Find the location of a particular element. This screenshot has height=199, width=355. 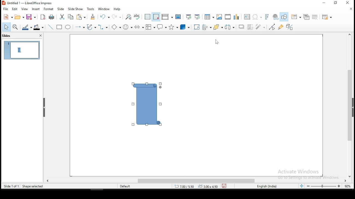

spell check is located at coordinates (138, 17).